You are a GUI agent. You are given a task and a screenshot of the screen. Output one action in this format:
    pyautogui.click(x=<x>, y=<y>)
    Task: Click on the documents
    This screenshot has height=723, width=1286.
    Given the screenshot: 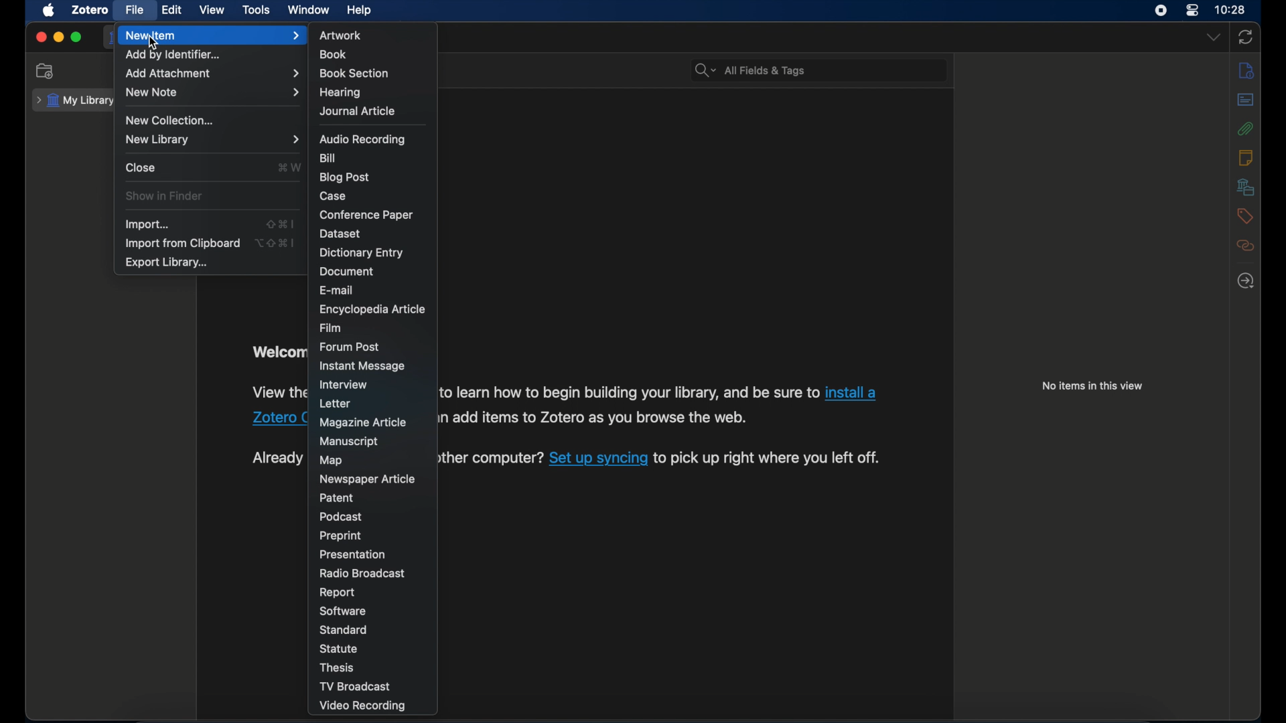 What is the action you would take?
    pyautogui.click(x=349, y=270)
    